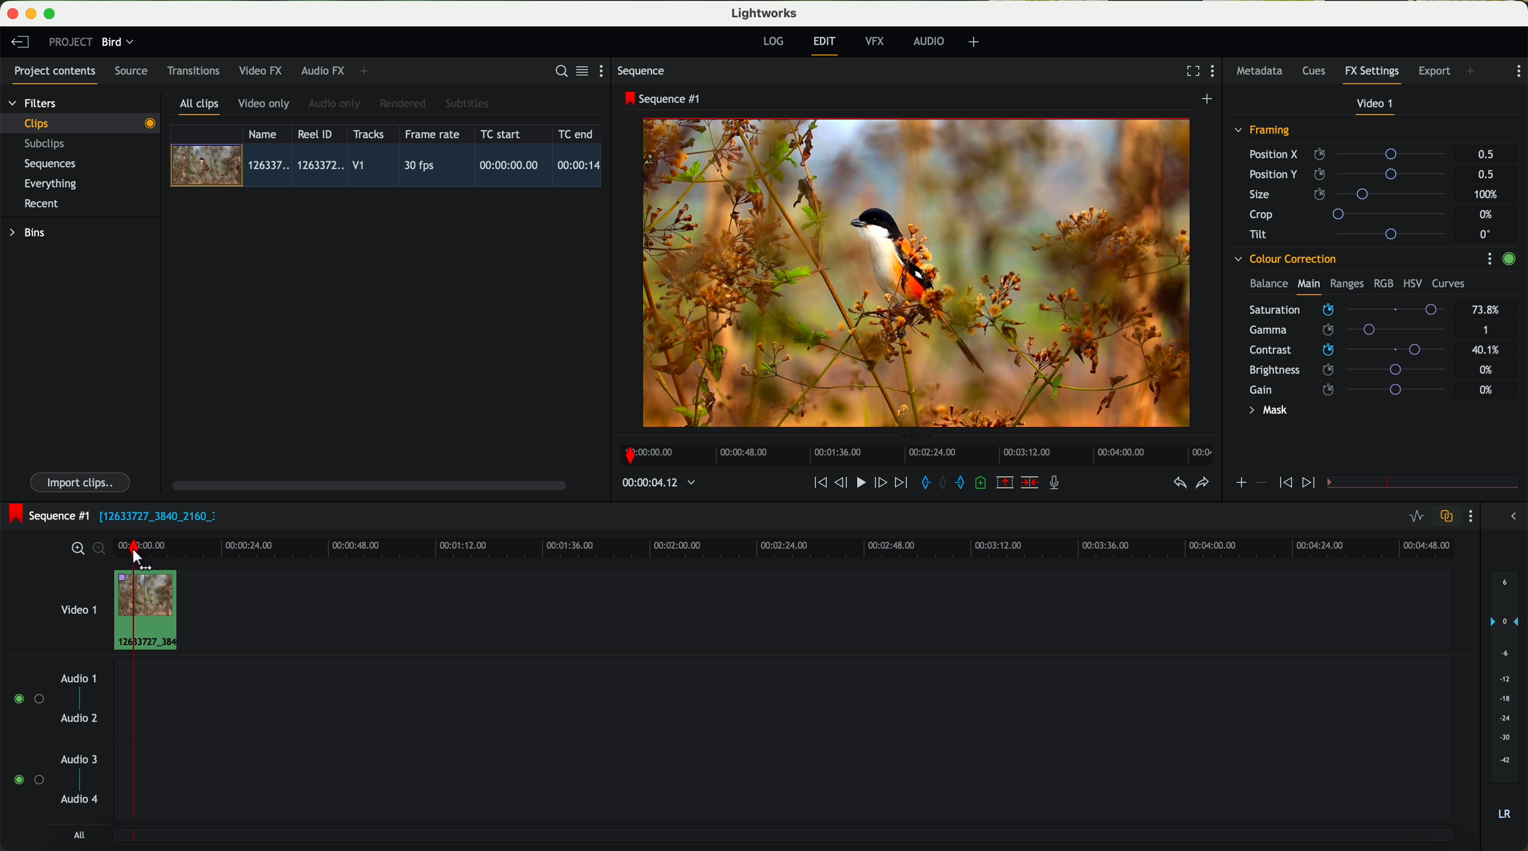  Describe the element at coordinates (335, 104) in the screenshot. I see `audio only` at that location.